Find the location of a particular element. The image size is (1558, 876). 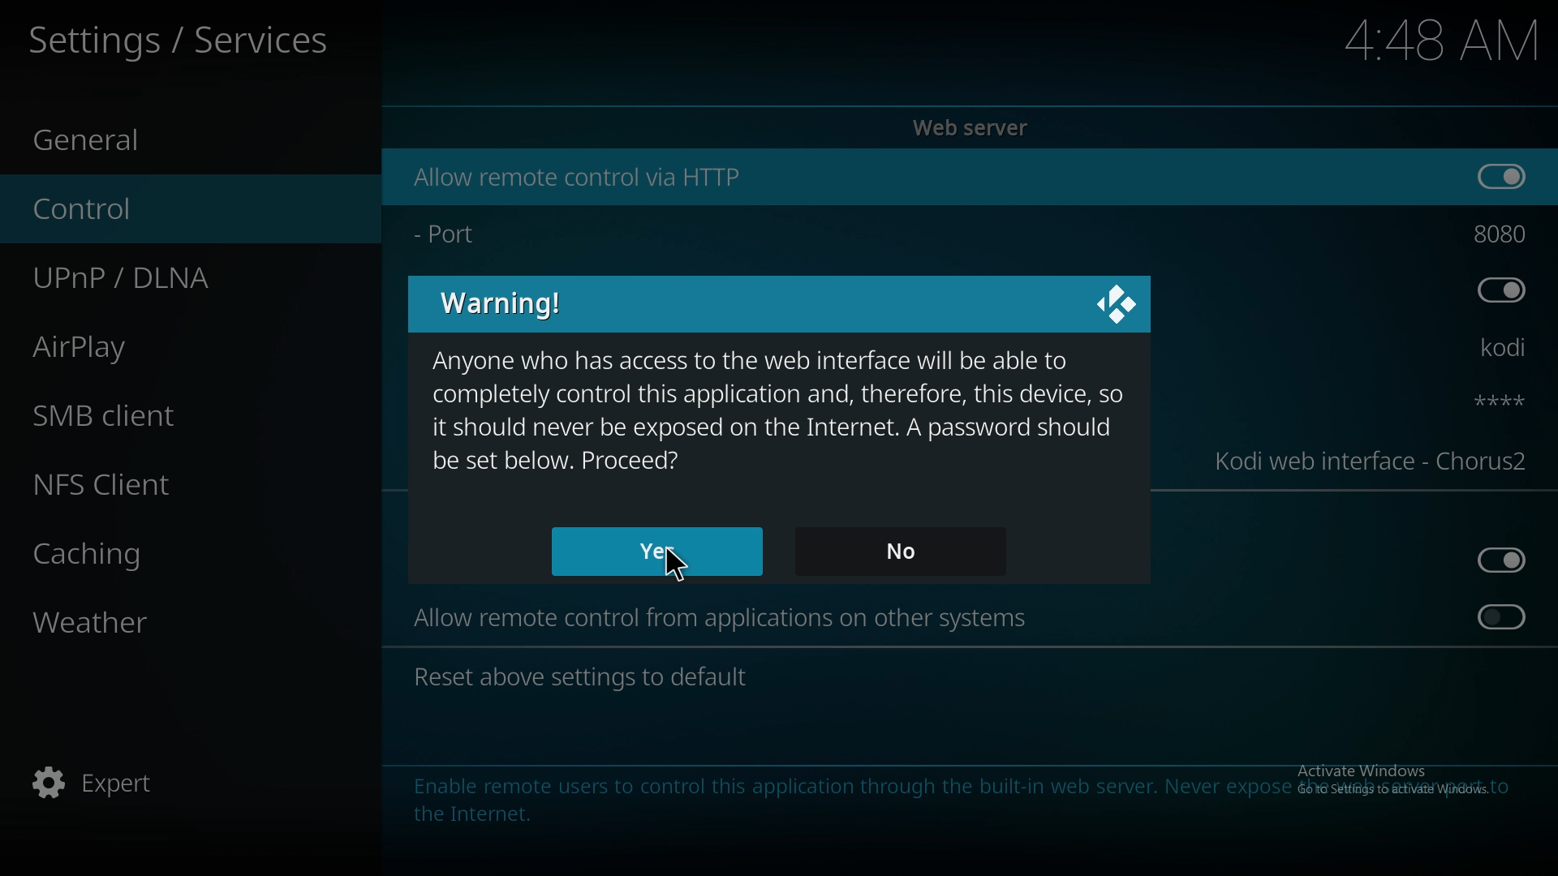

weather is located at coordinates (125, 623).